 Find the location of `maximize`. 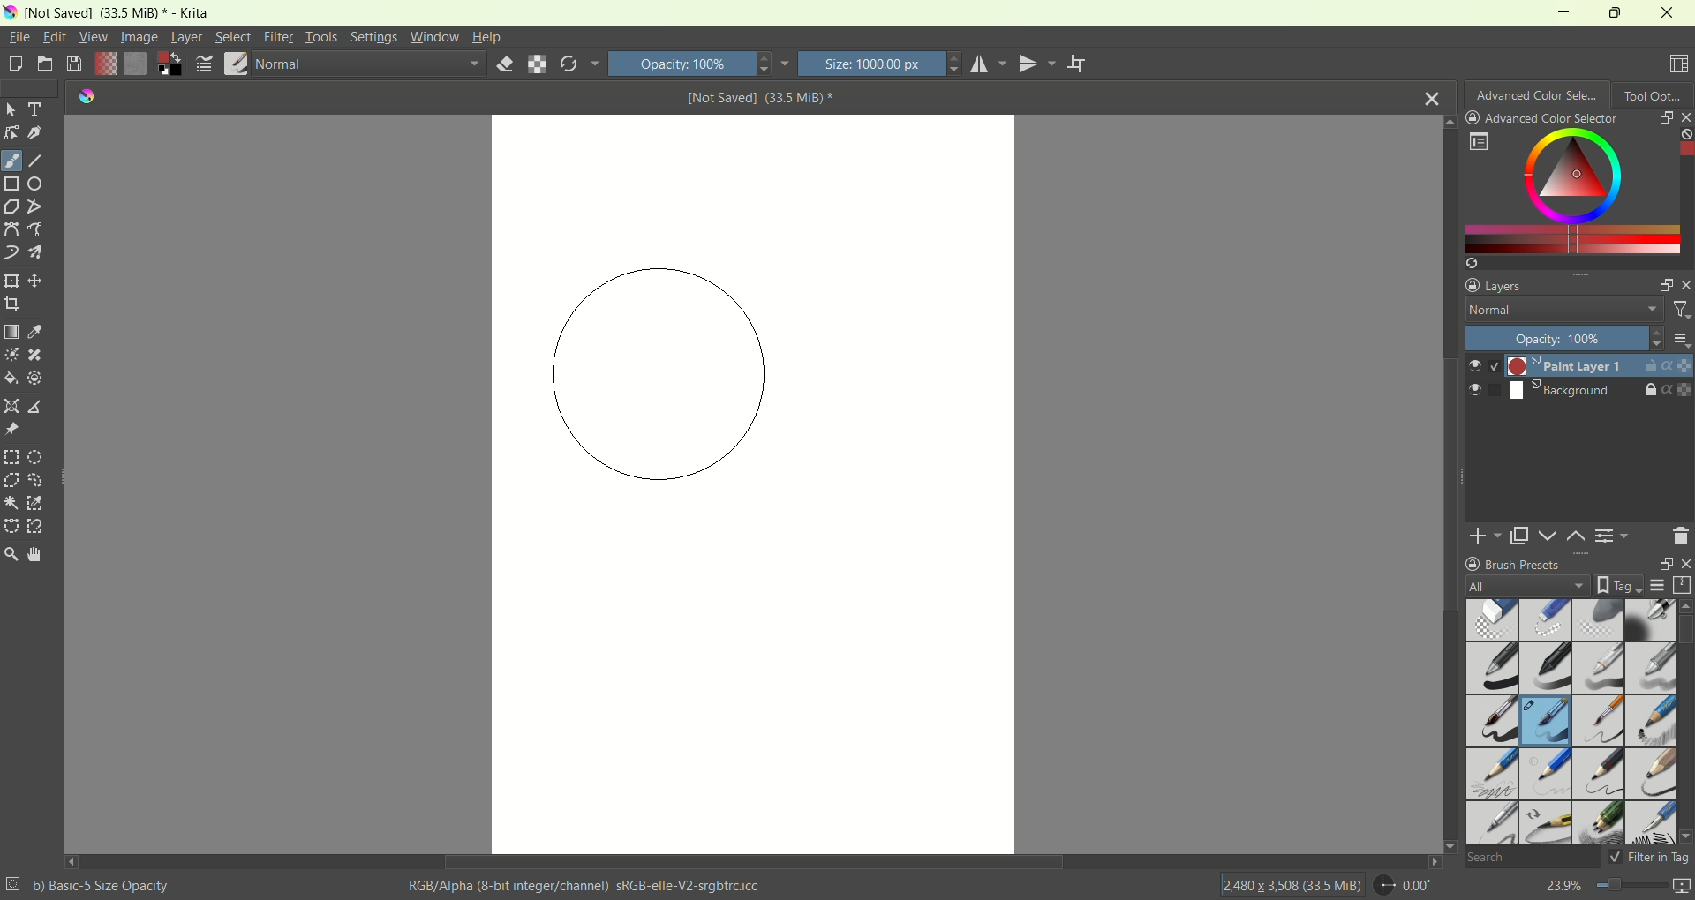

maximize is located at coordinates (1612, 12).